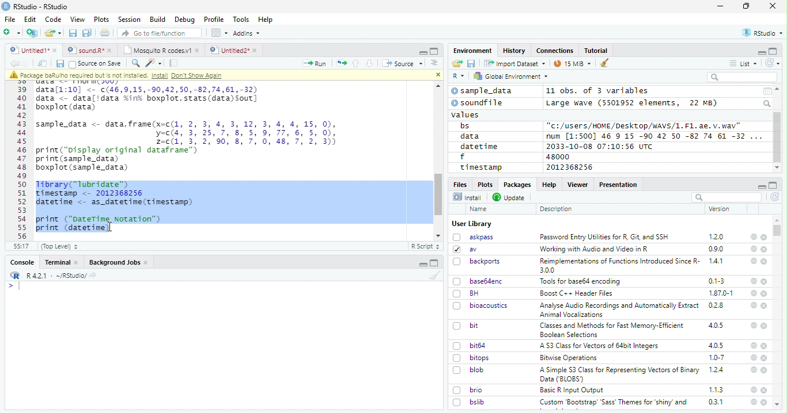 The height and width of the screenshot is (413, 787). Describe the element at coordinates (765, 262) in the screenshot. I see `close` at that location.